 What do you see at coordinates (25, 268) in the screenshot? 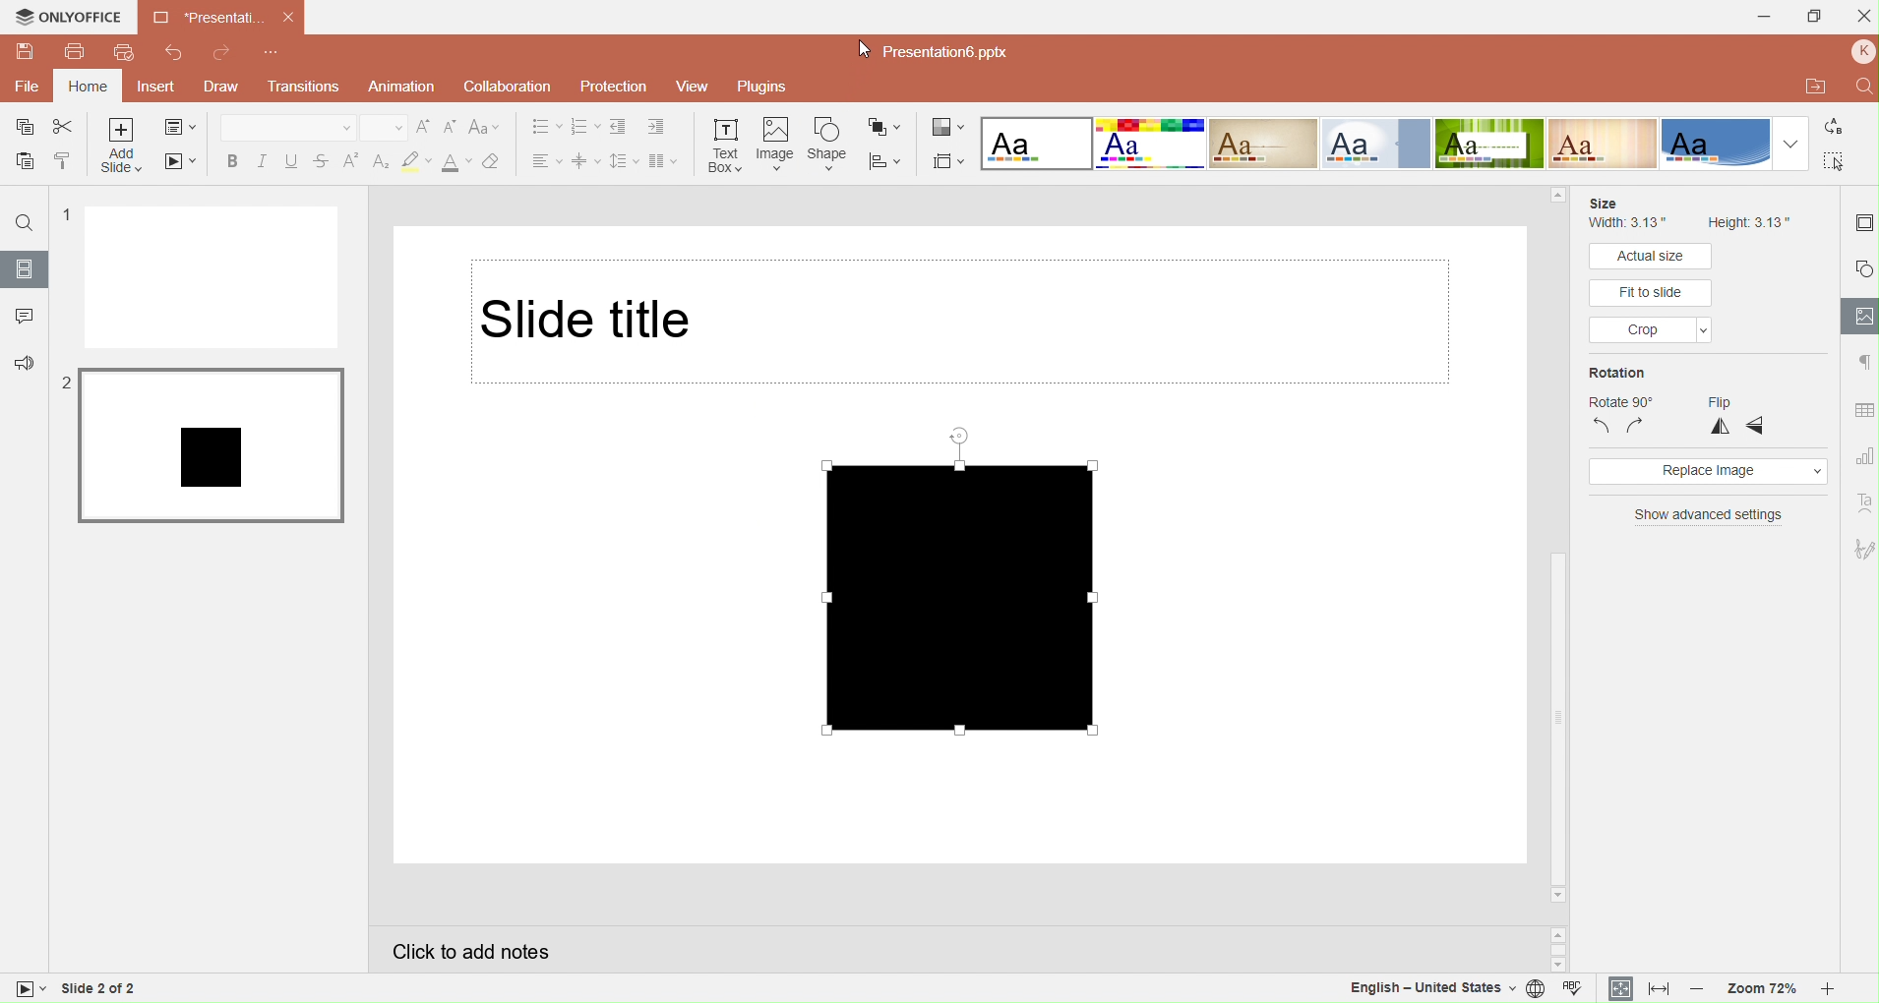
I see `Slides` at bounding box center [25, 268].